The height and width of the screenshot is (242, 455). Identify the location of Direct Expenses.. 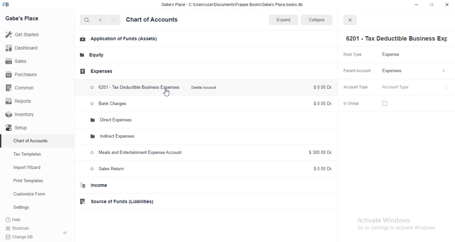
(116, 120).